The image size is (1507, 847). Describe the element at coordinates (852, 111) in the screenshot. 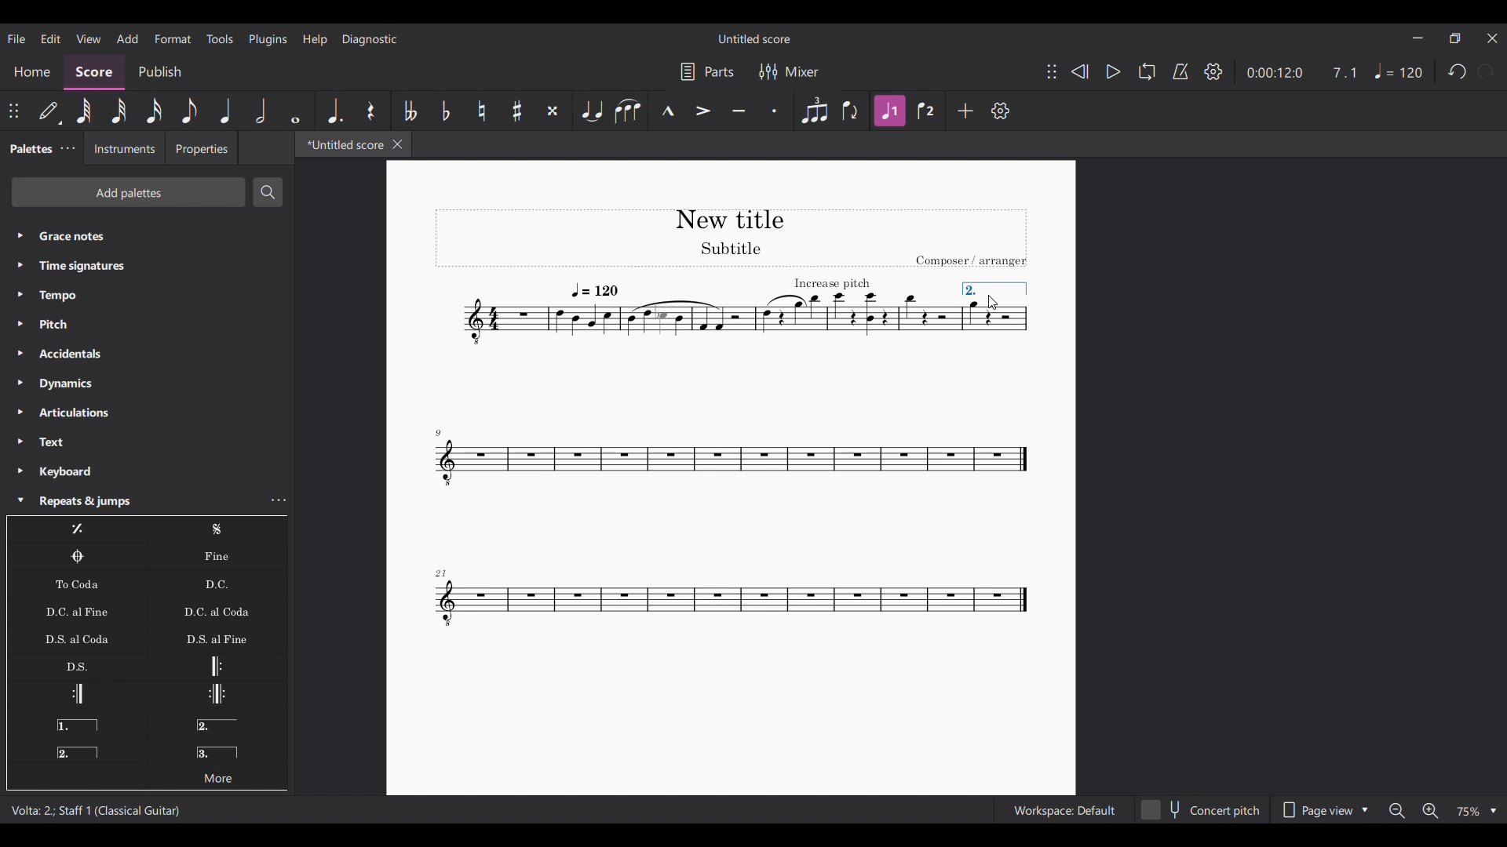

I see `Flip direction` at that location.